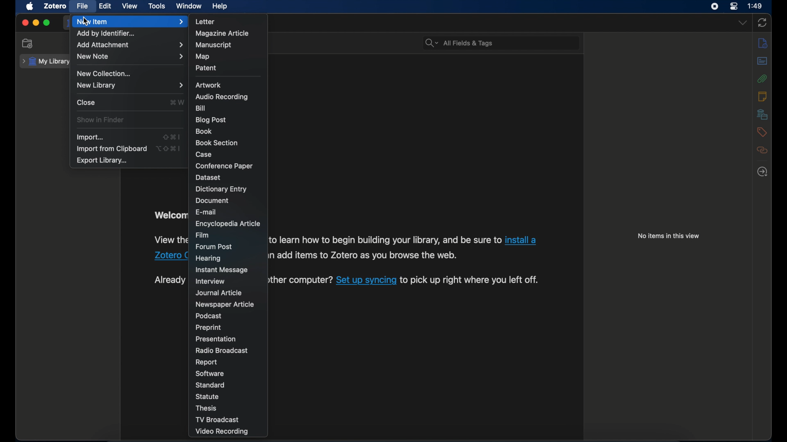  What do you see at coordinates (209, 373) in the screenshot?
I see `software` at bounding box center [209, 373].